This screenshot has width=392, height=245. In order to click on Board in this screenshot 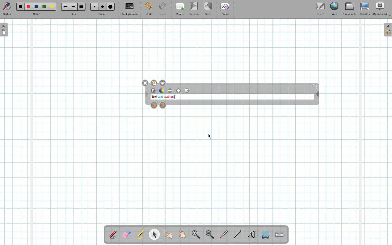, I will do `click(320, 9)`.